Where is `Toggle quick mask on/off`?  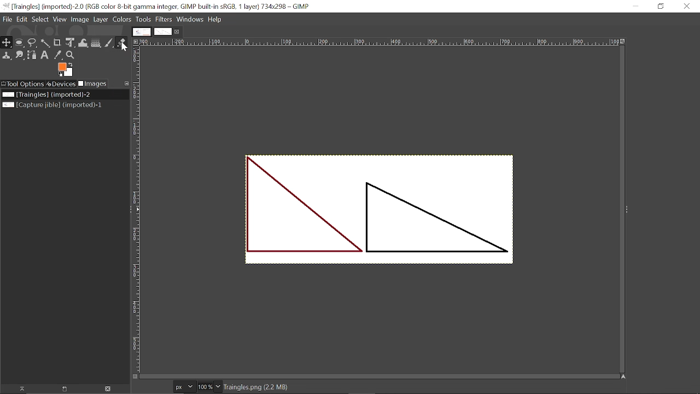
Toggle quick mask on/off is located at coordinates (135, 376).